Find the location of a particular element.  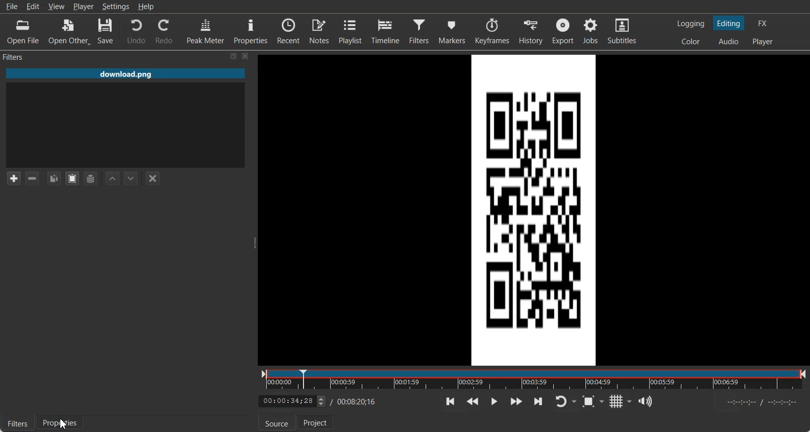

Play quickly backward is located at coordinates (473, 401).